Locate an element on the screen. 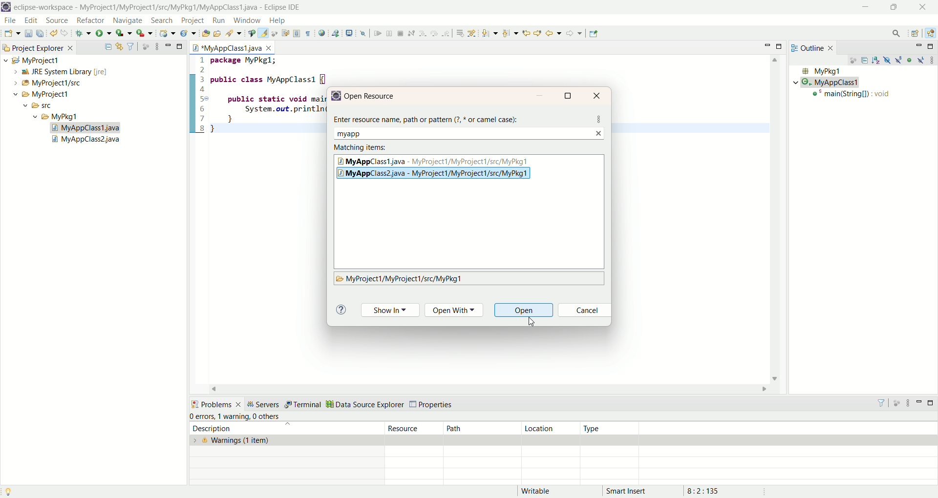  open a terminal is located at coordinates (349, 33).